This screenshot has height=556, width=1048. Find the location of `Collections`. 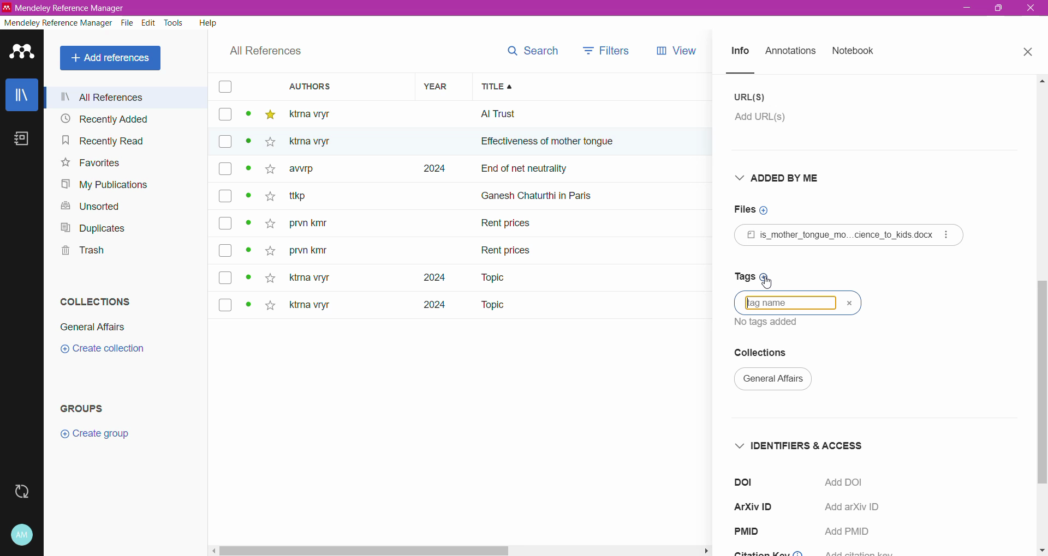

Collections is located at coordinates (96, 301).